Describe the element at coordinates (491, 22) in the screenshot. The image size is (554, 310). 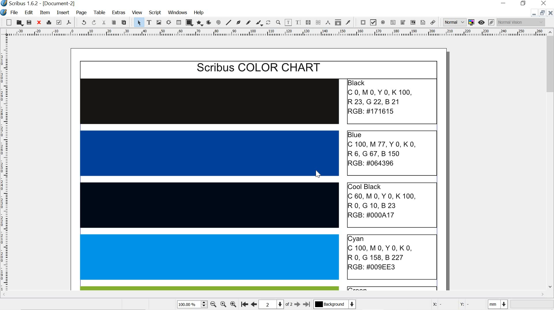
I see `edit in preview mode` at that location.